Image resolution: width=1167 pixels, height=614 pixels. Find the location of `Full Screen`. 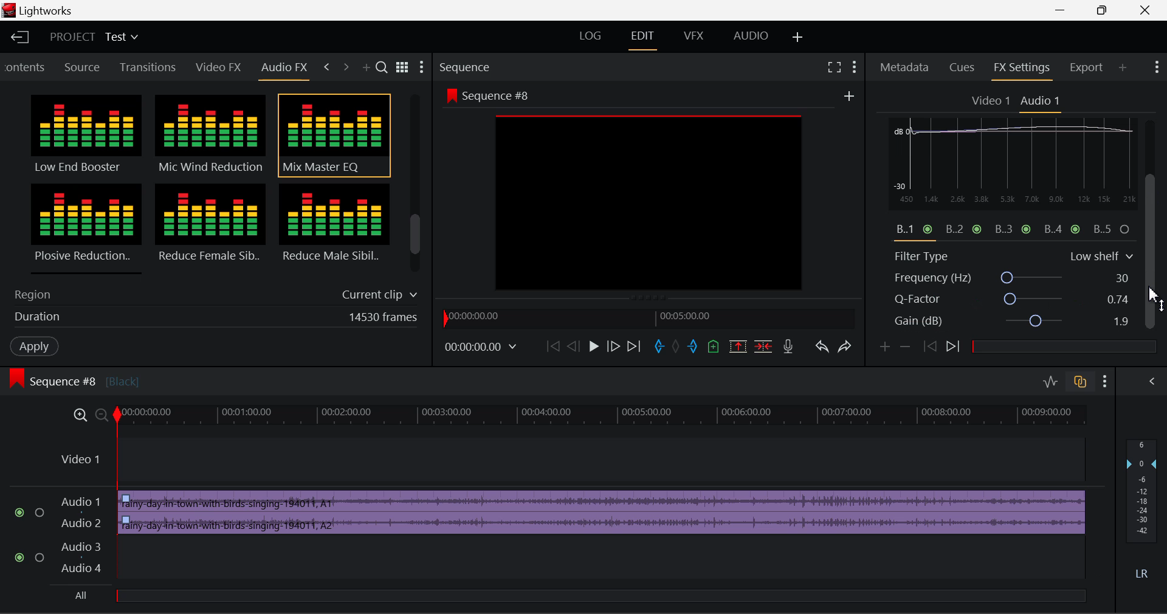

Full Screen is located at coordinates (834, 67).